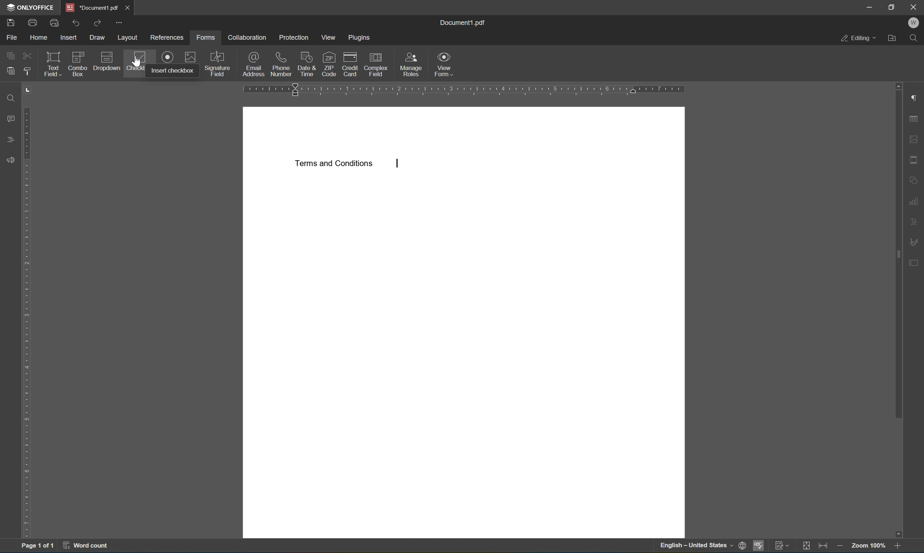  I want to click on zoom in, so click(899, 547).